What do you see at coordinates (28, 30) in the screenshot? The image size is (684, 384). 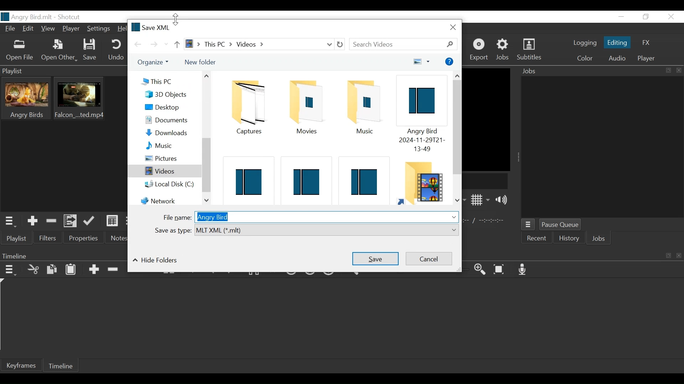 I see `Edit` at bounding box center [28, 30].